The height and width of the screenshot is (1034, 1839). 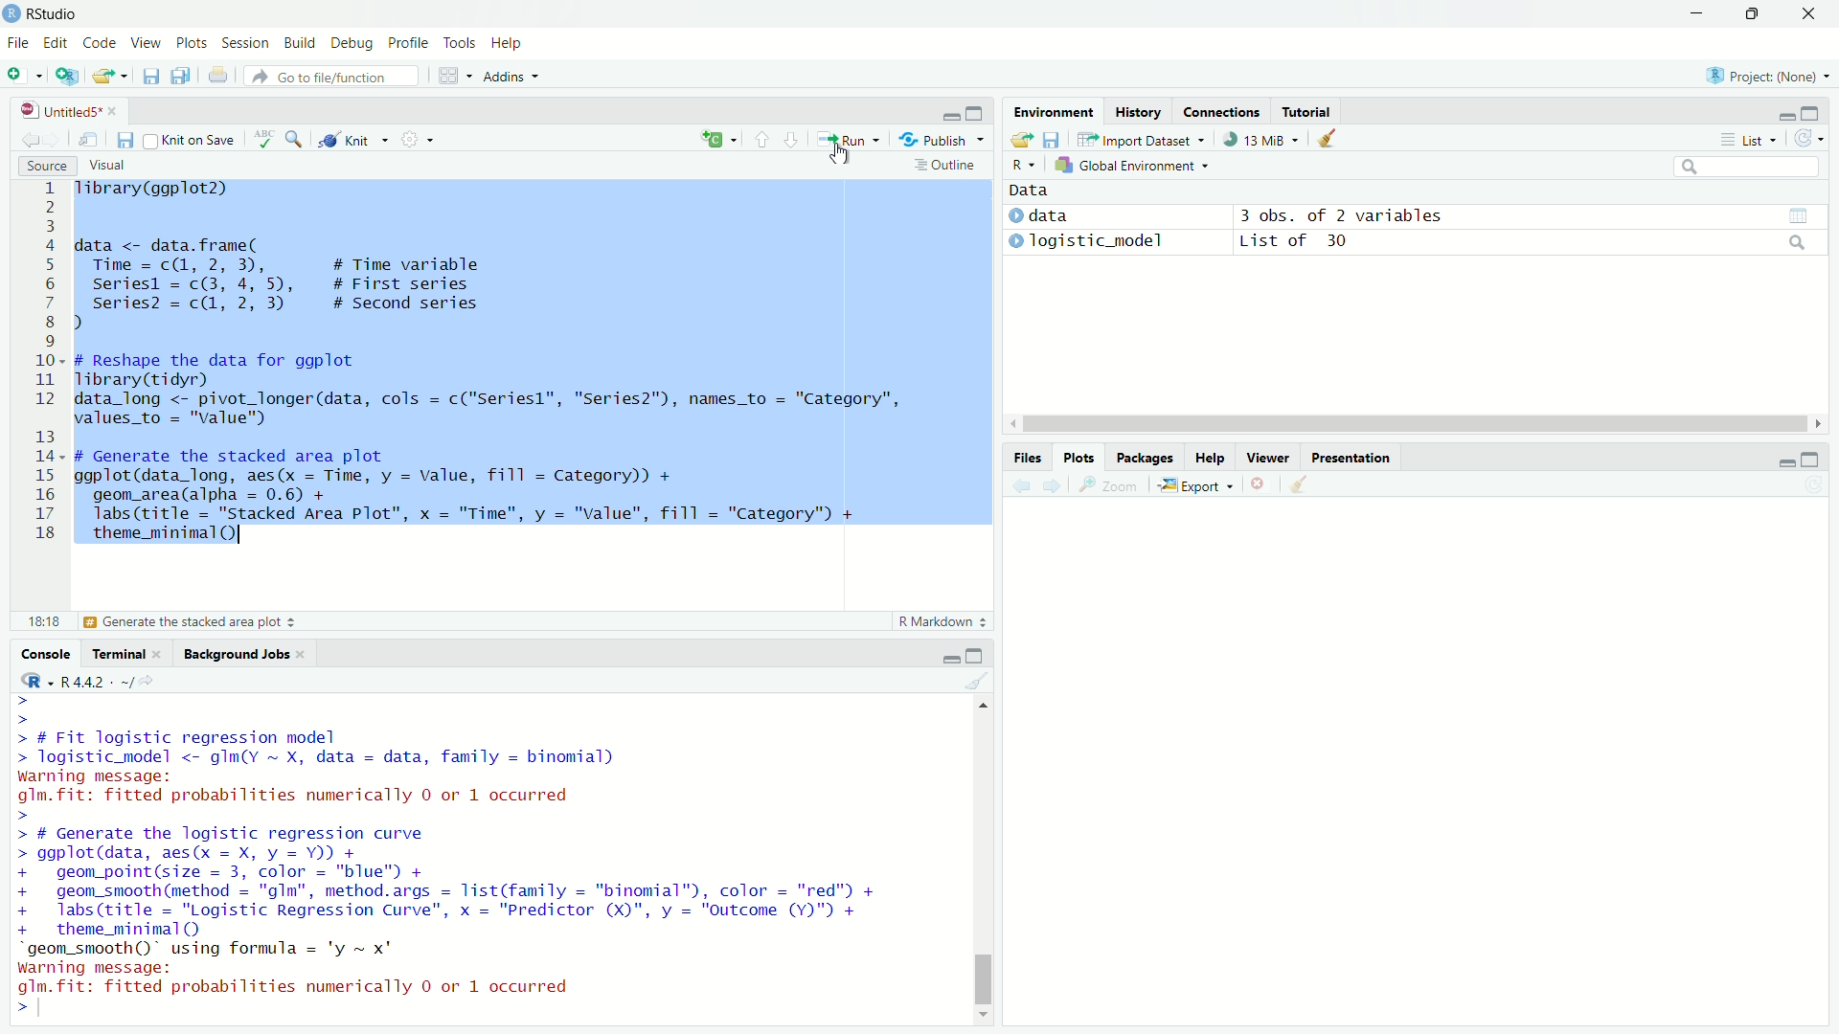 I want to click on back, so click(x=32, y=137).